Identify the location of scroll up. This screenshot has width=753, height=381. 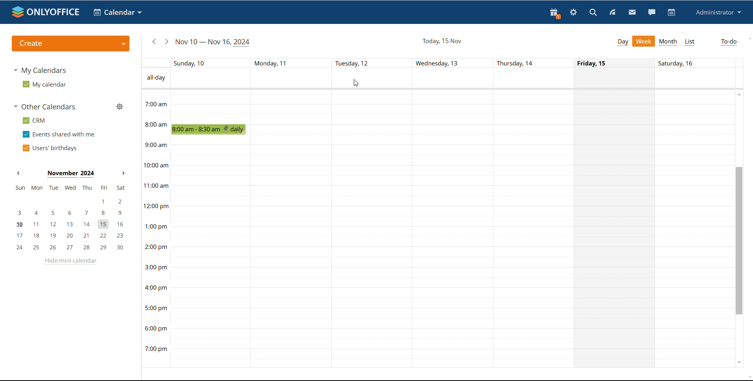
(738, 94).